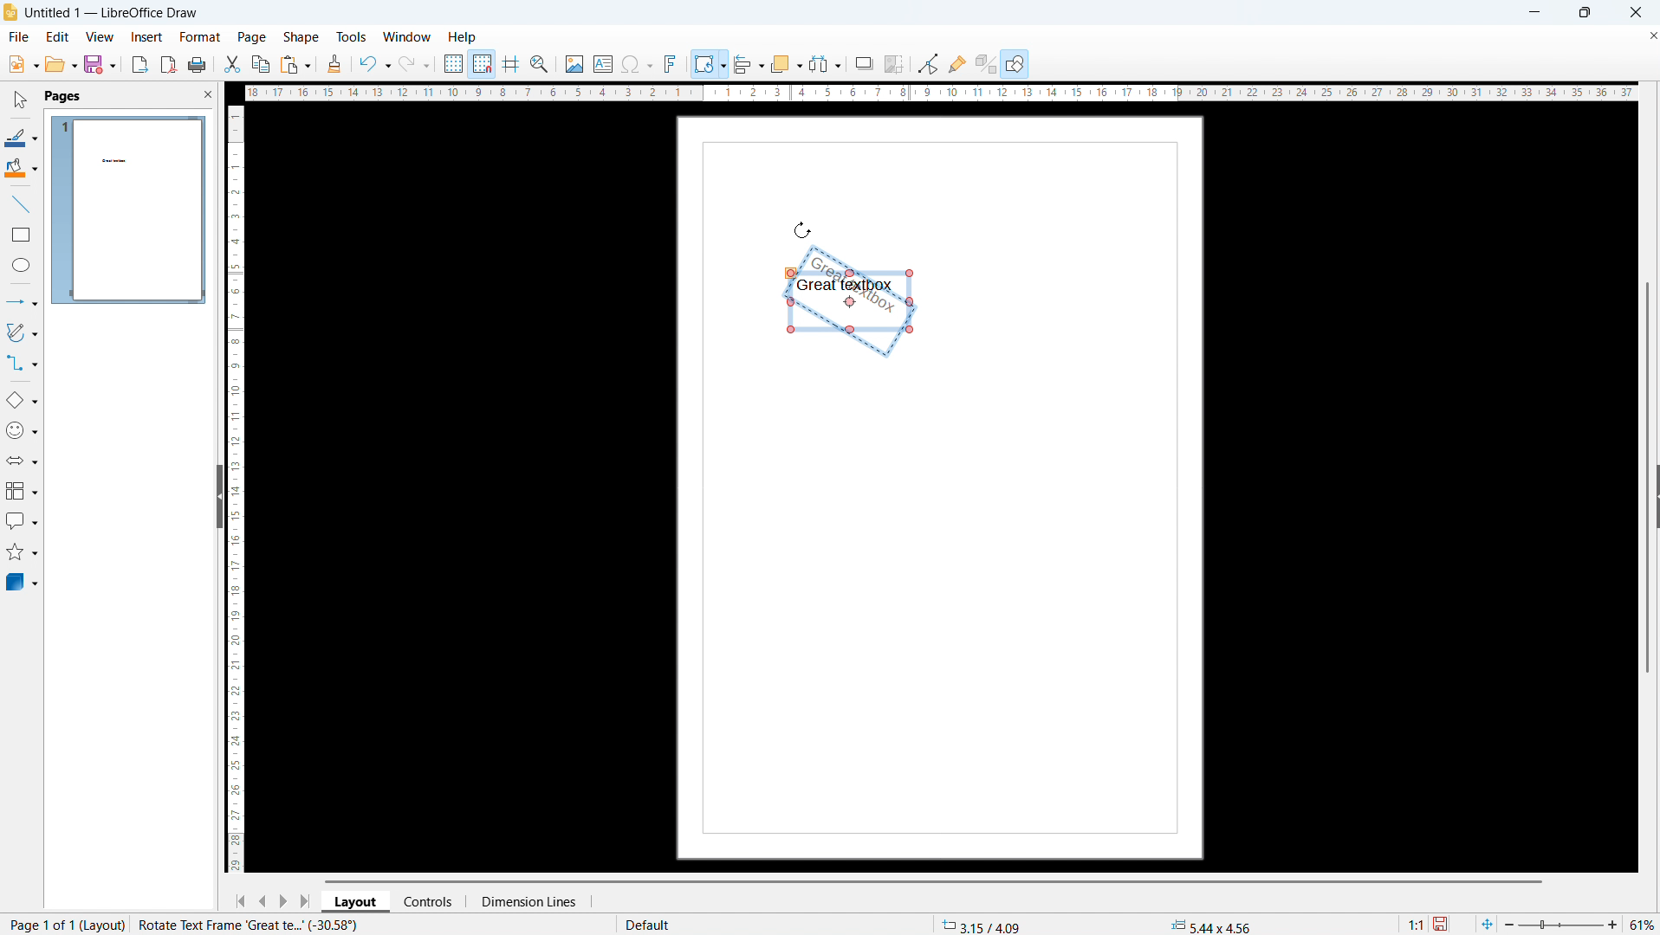  What do you see at coordinates (22, 401) in the screenshot?
I see `basic shapes` at bounding box center [22, 401].